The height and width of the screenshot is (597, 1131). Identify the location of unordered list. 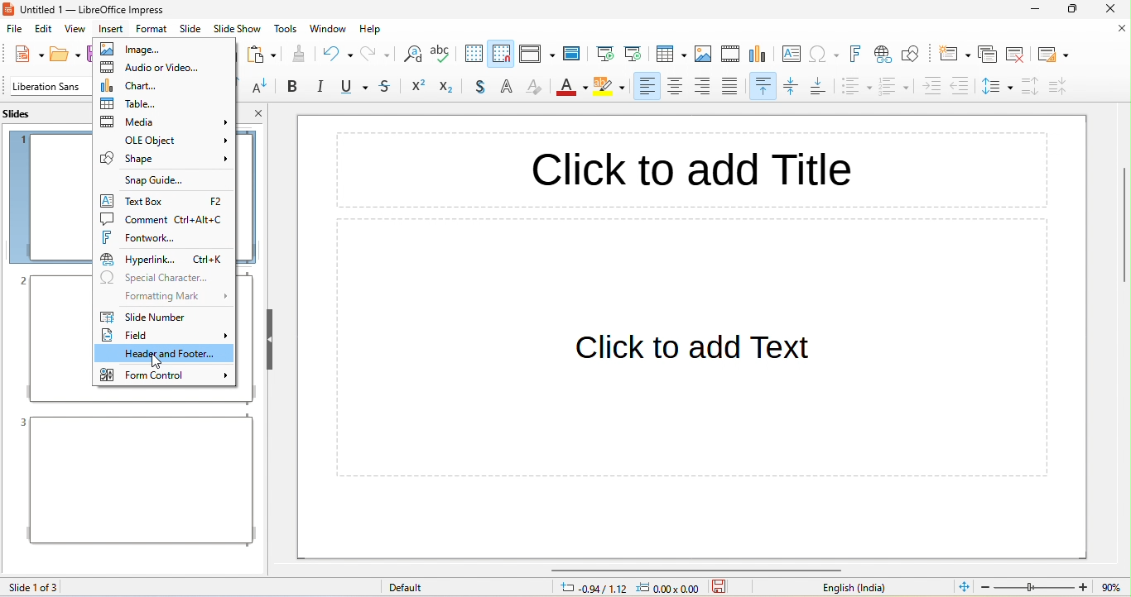
(856, 88).